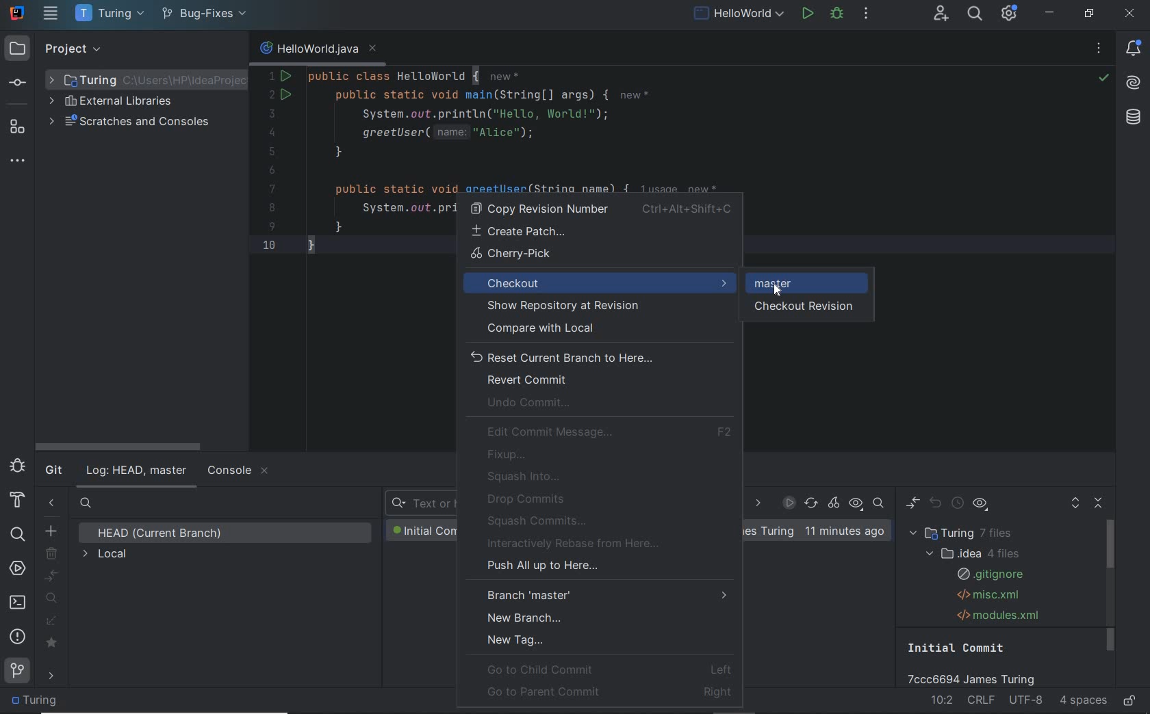 The image size is (1150, 714). What do you see at coordinates (577, 544) in the screenshot?
I see `interactively rebase from here` at bounding box center [577, 544].